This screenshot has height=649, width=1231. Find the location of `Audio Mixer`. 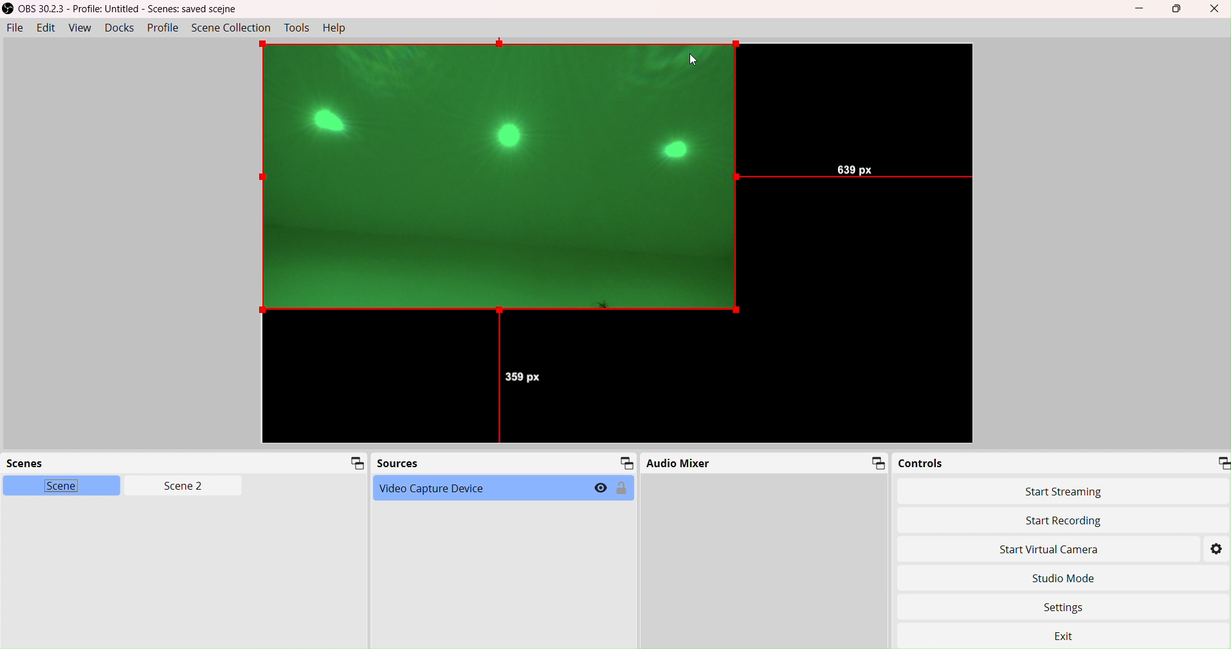

Audio Mixer is located at coordinates (765, 463).